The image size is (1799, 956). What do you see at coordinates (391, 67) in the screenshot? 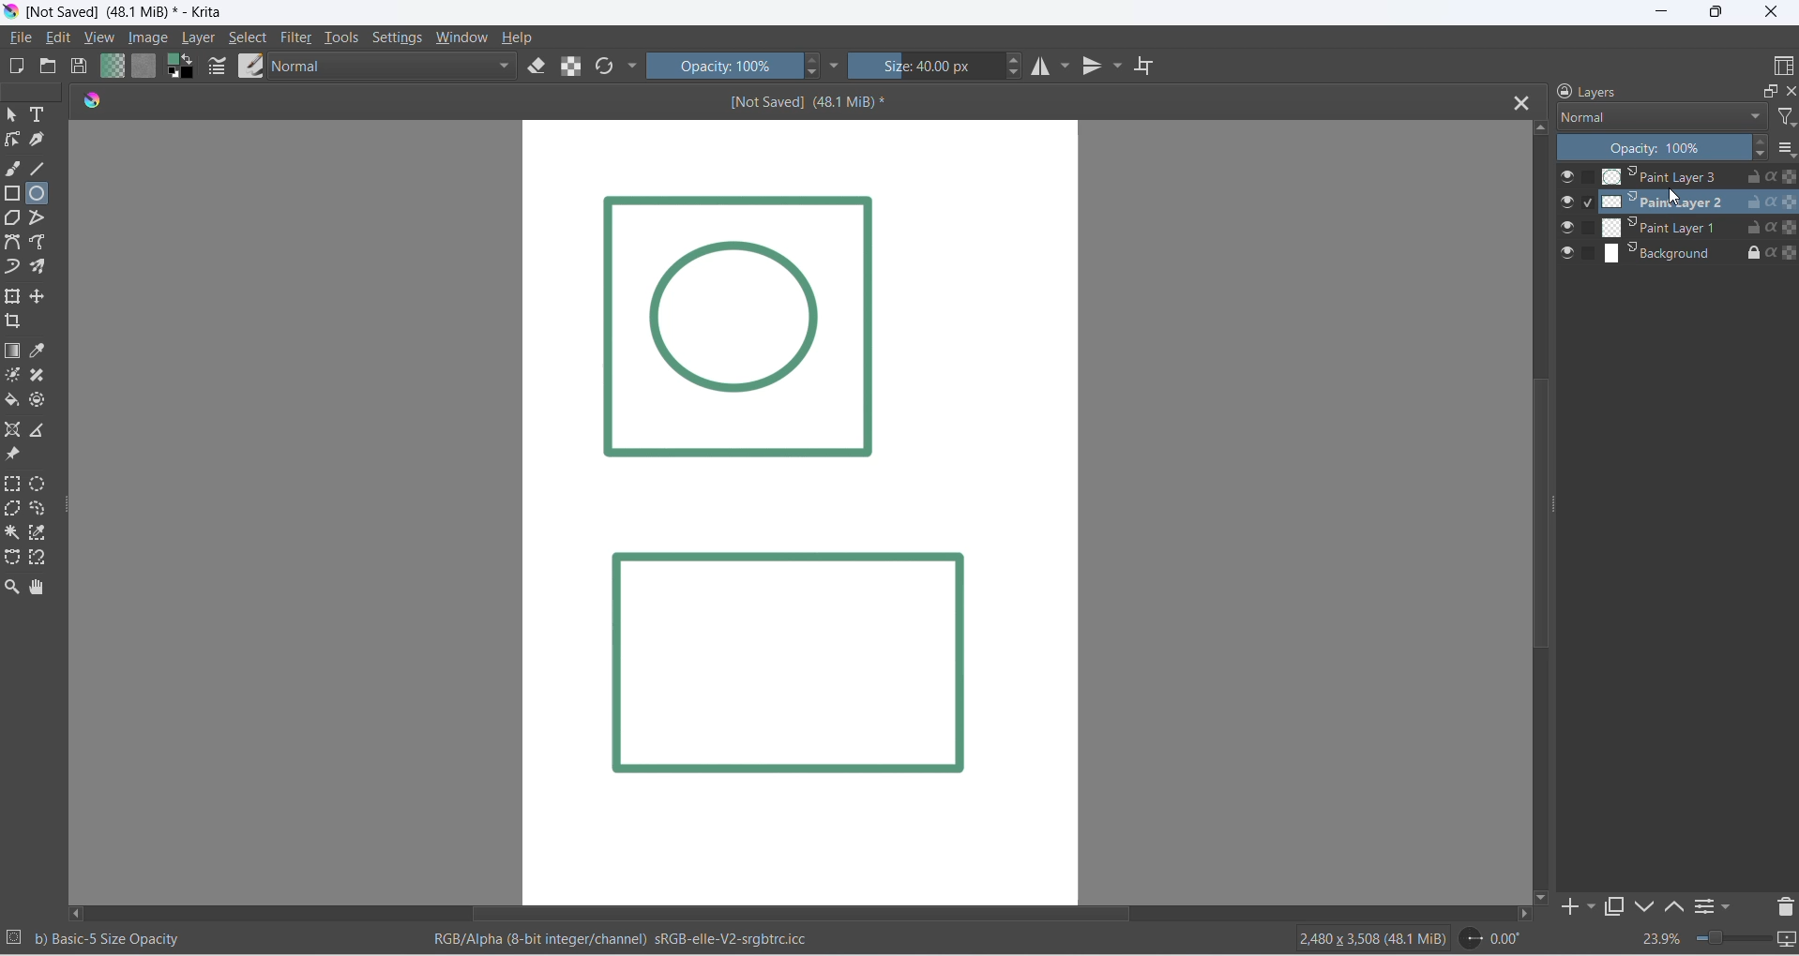
I see `blending mode` at bounding box center [391, 67].